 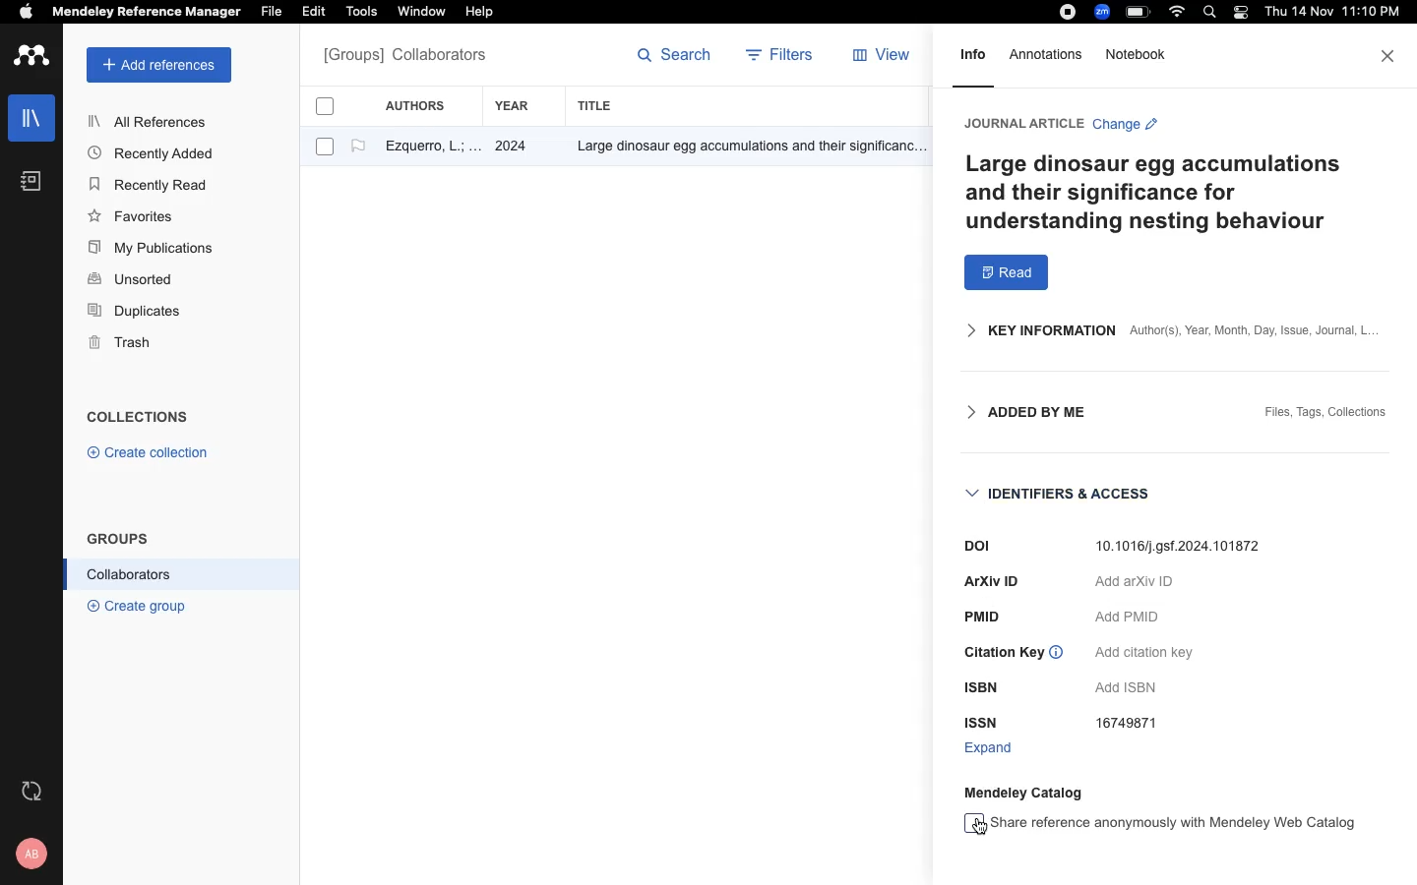 What do you see at coordinates (1180, 12) in the screenshot?
I see `wifi` at bounding box center [1180, 12].